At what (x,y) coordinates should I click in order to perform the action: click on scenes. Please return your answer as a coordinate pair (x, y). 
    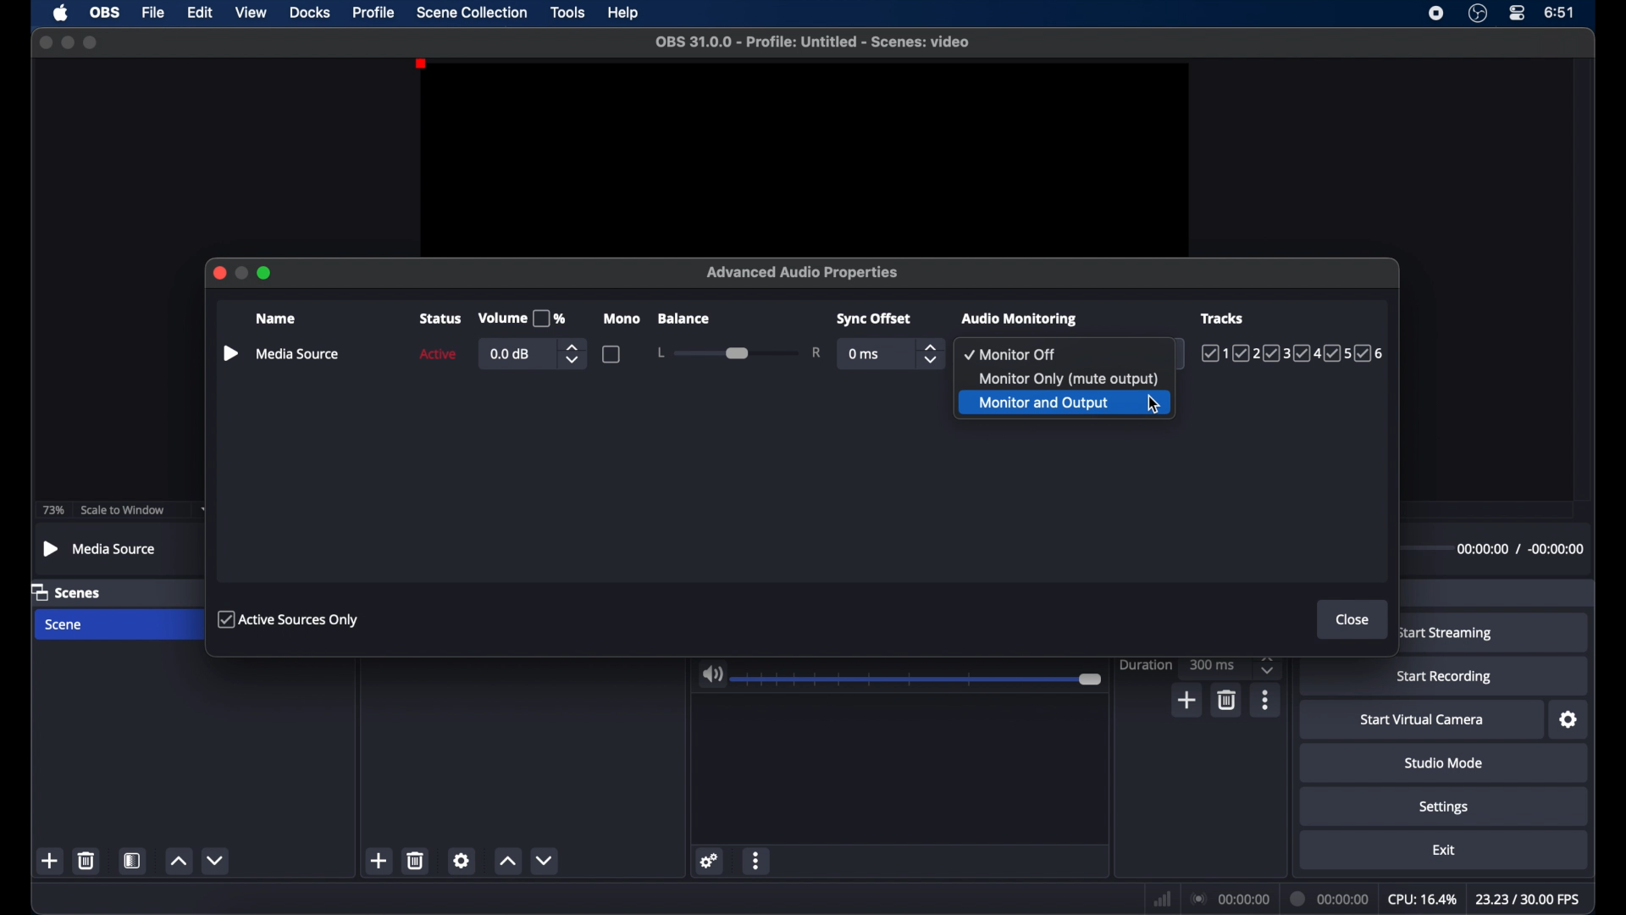
    Looking at the image, I should click on (67, 591).